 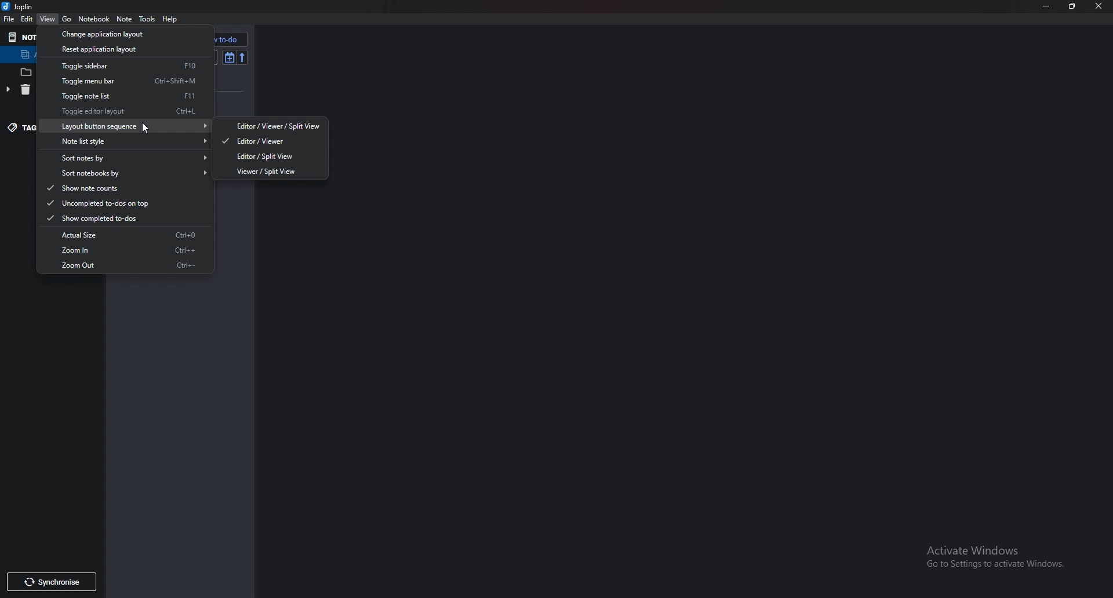 What do you see at coordinates (173, 19) in the screenshot?
I see `help` at bounding box center [173, 19].